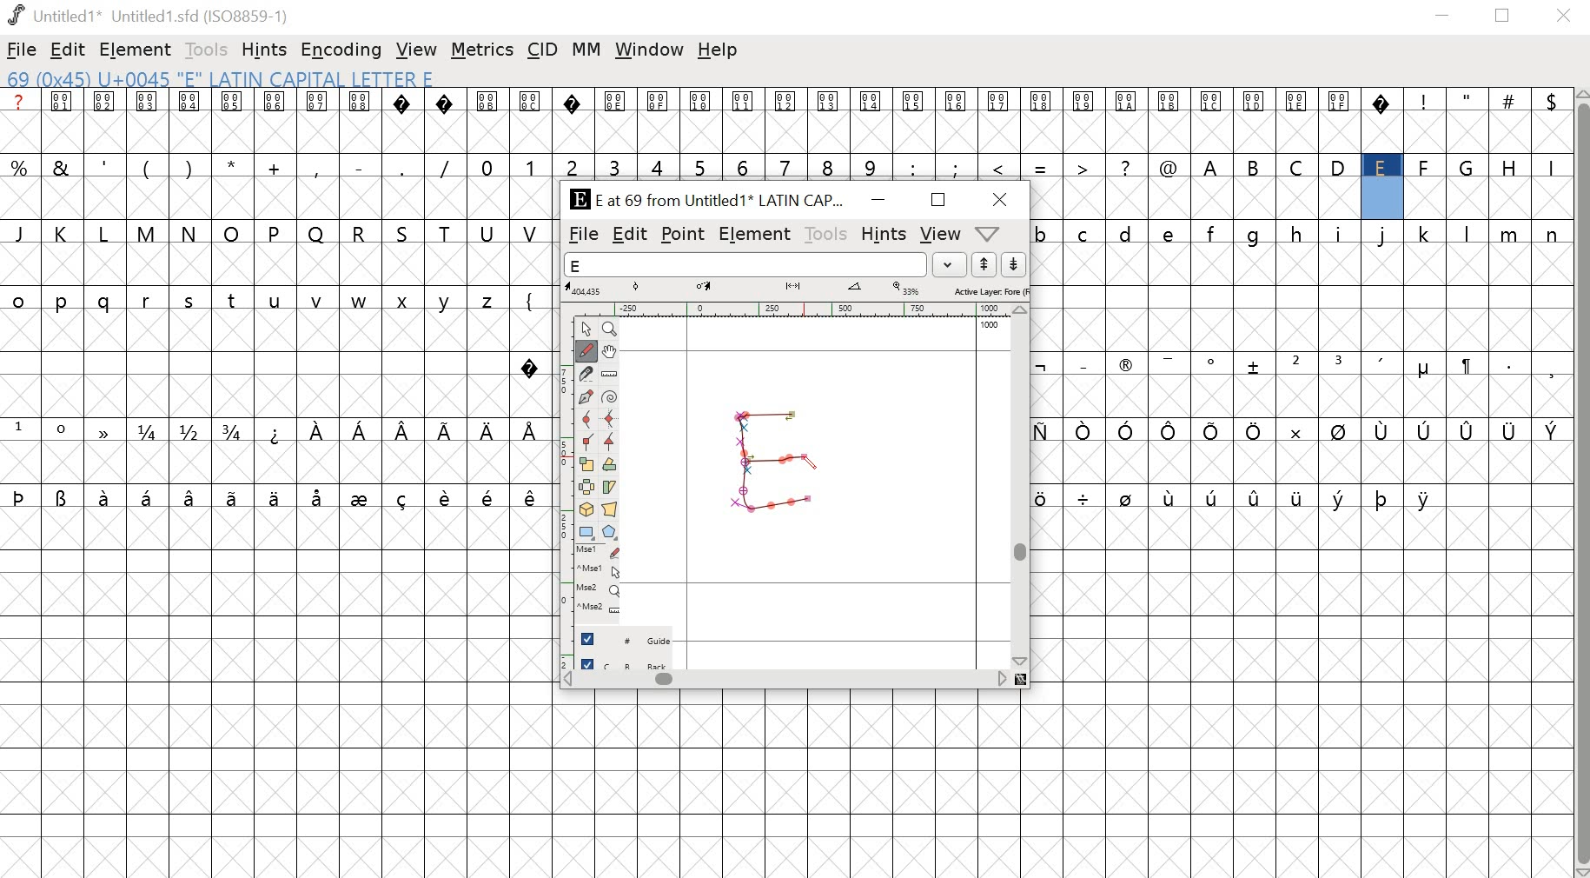 The height and width of the screenshot is (878, 1590). Describe the element at coordinates (1443, 18) in the screenshot. I see `minimize` at that location.